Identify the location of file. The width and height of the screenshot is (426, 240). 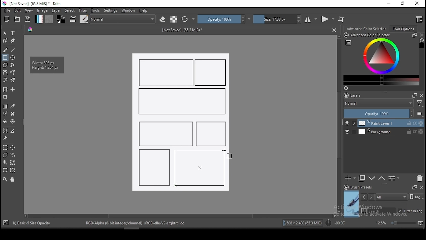
(7, 10).